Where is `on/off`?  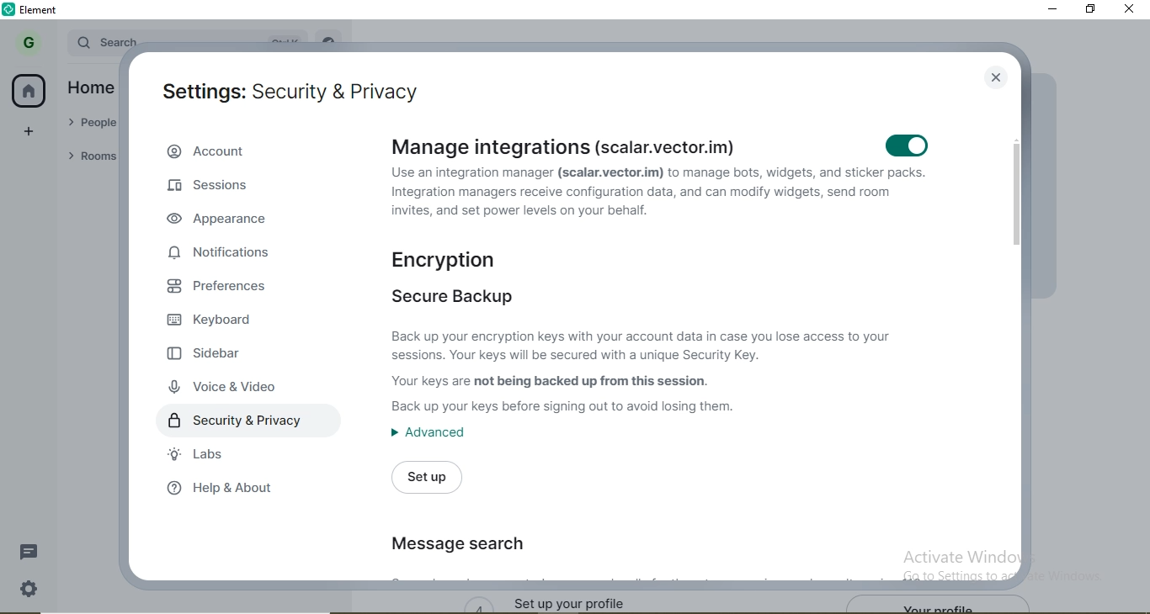 on/off is located at coordinates (908, 146).